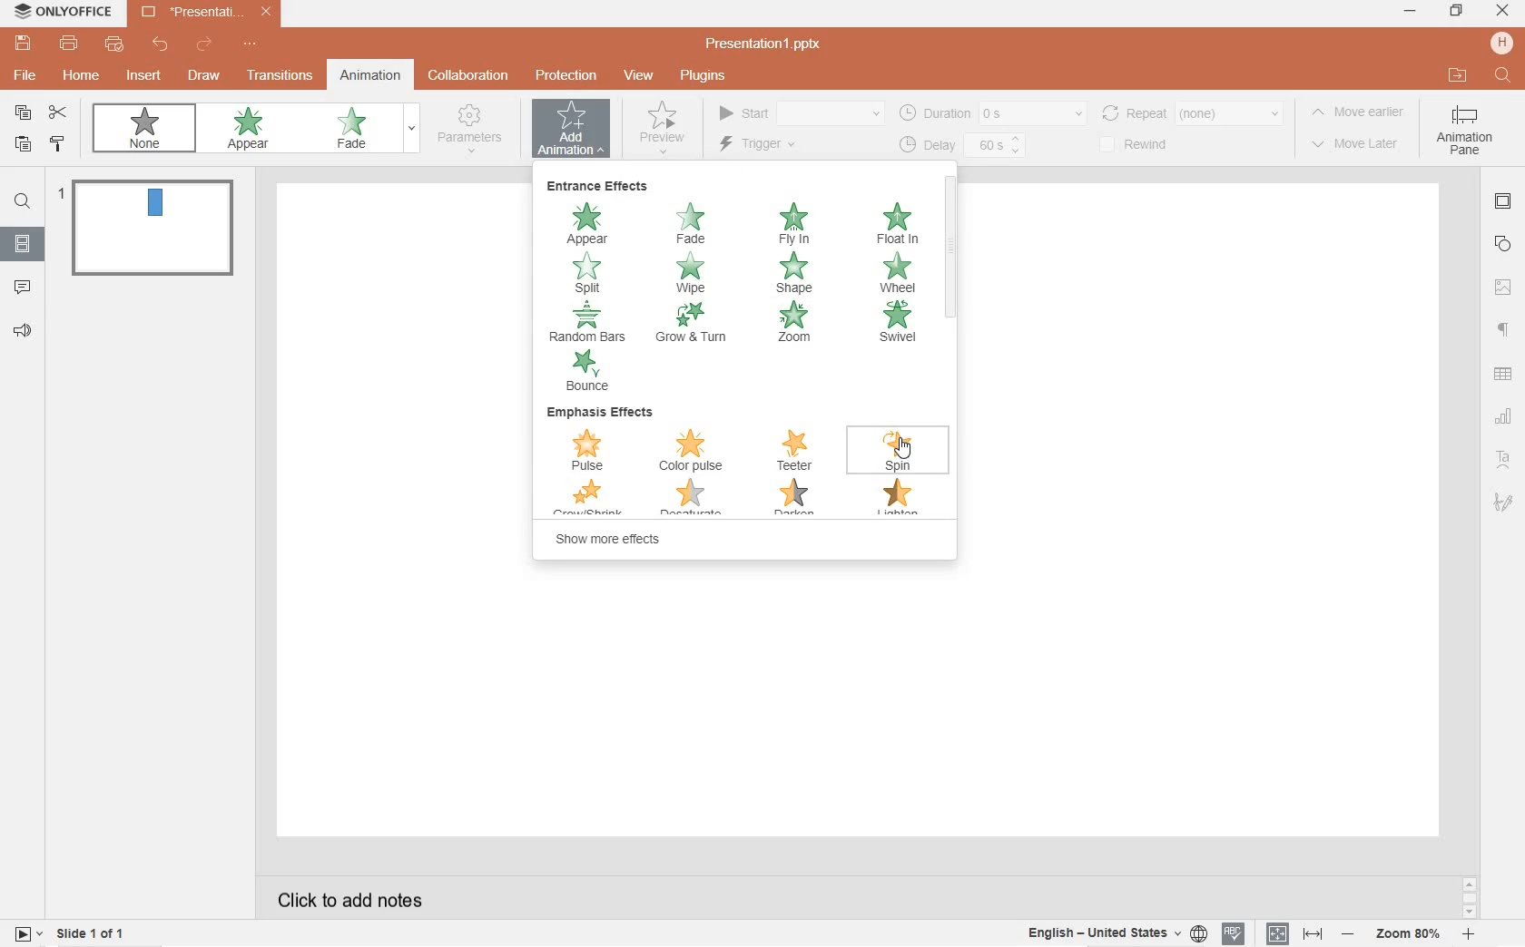 The image size is (1525, 947). What do you see at coordinates (1503, 288) in the screenshot?
I see `image settings` at bounding box center [1503, 288].